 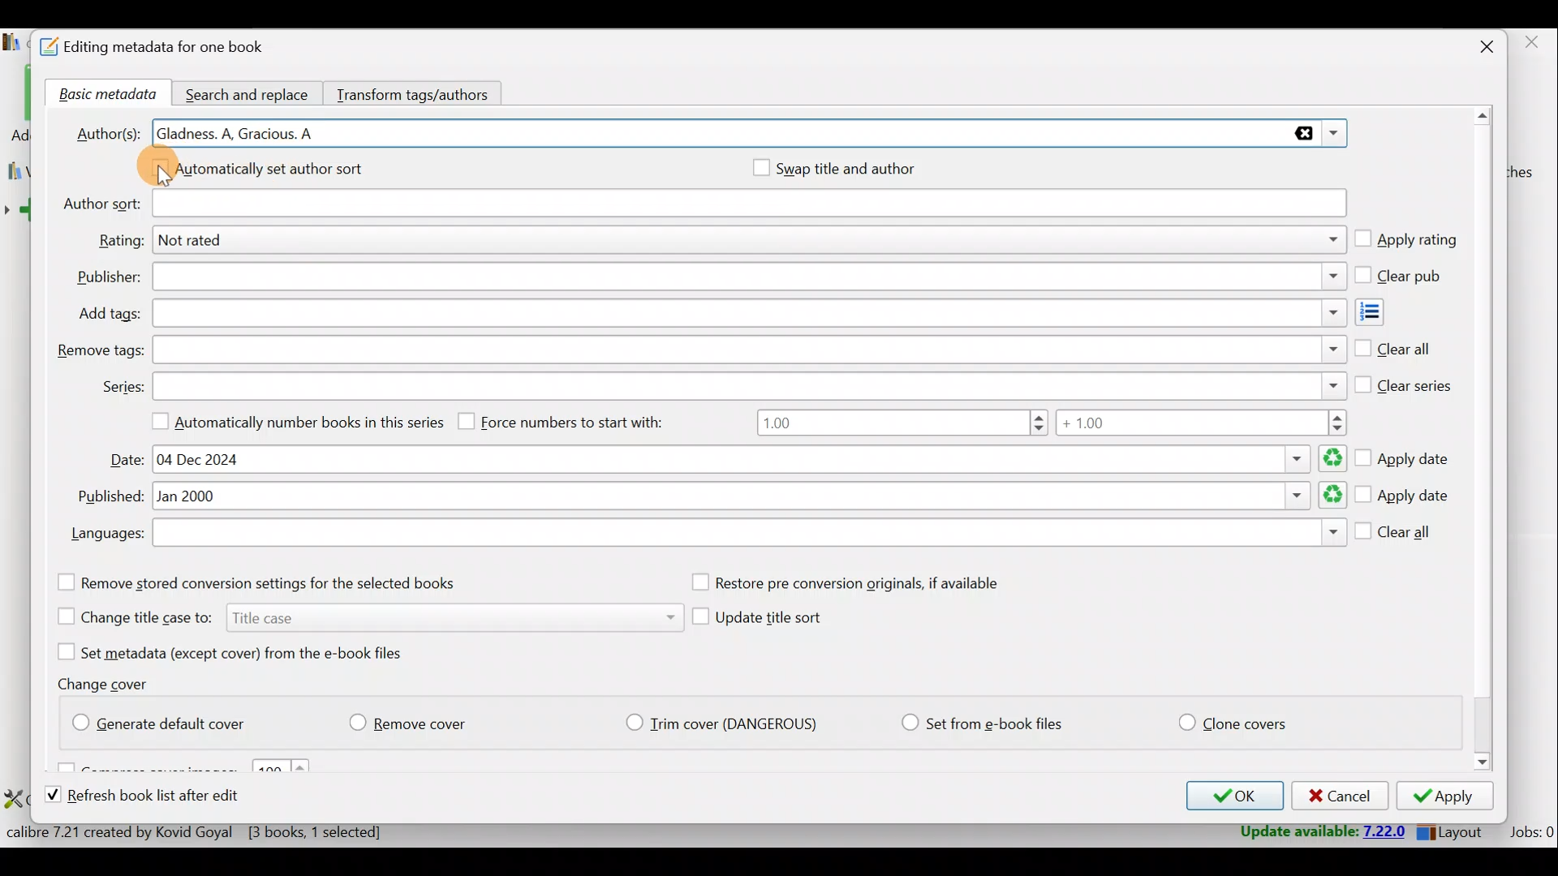 I want to click on Trim cover (Dangerious), so click(x=726, y=725).